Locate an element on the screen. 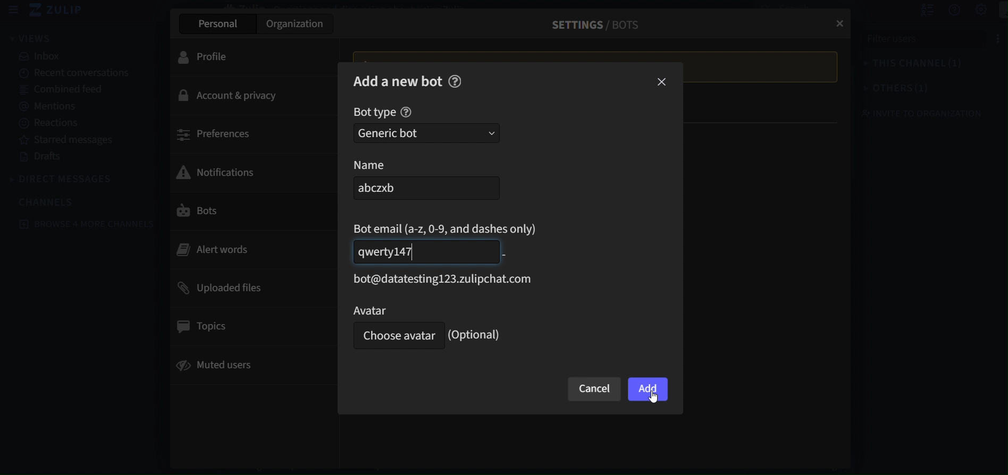 The height and width of the screenshot is (475, 1008). get help is located at coordinates (943, 11).